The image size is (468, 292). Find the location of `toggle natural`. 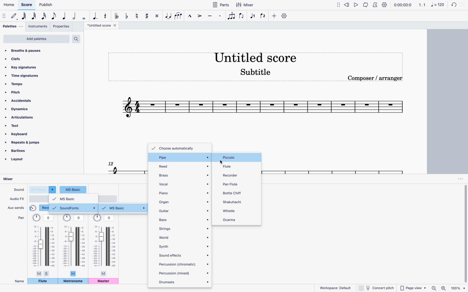

toggle natural is located at coordinates (136, 16).